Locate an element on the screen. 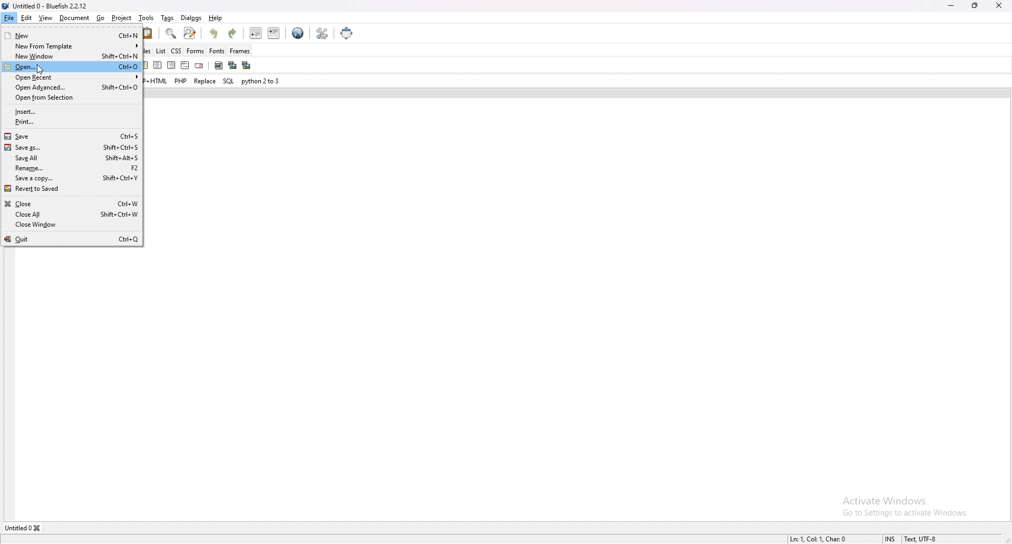  INS is located at coordinates (892, 539).